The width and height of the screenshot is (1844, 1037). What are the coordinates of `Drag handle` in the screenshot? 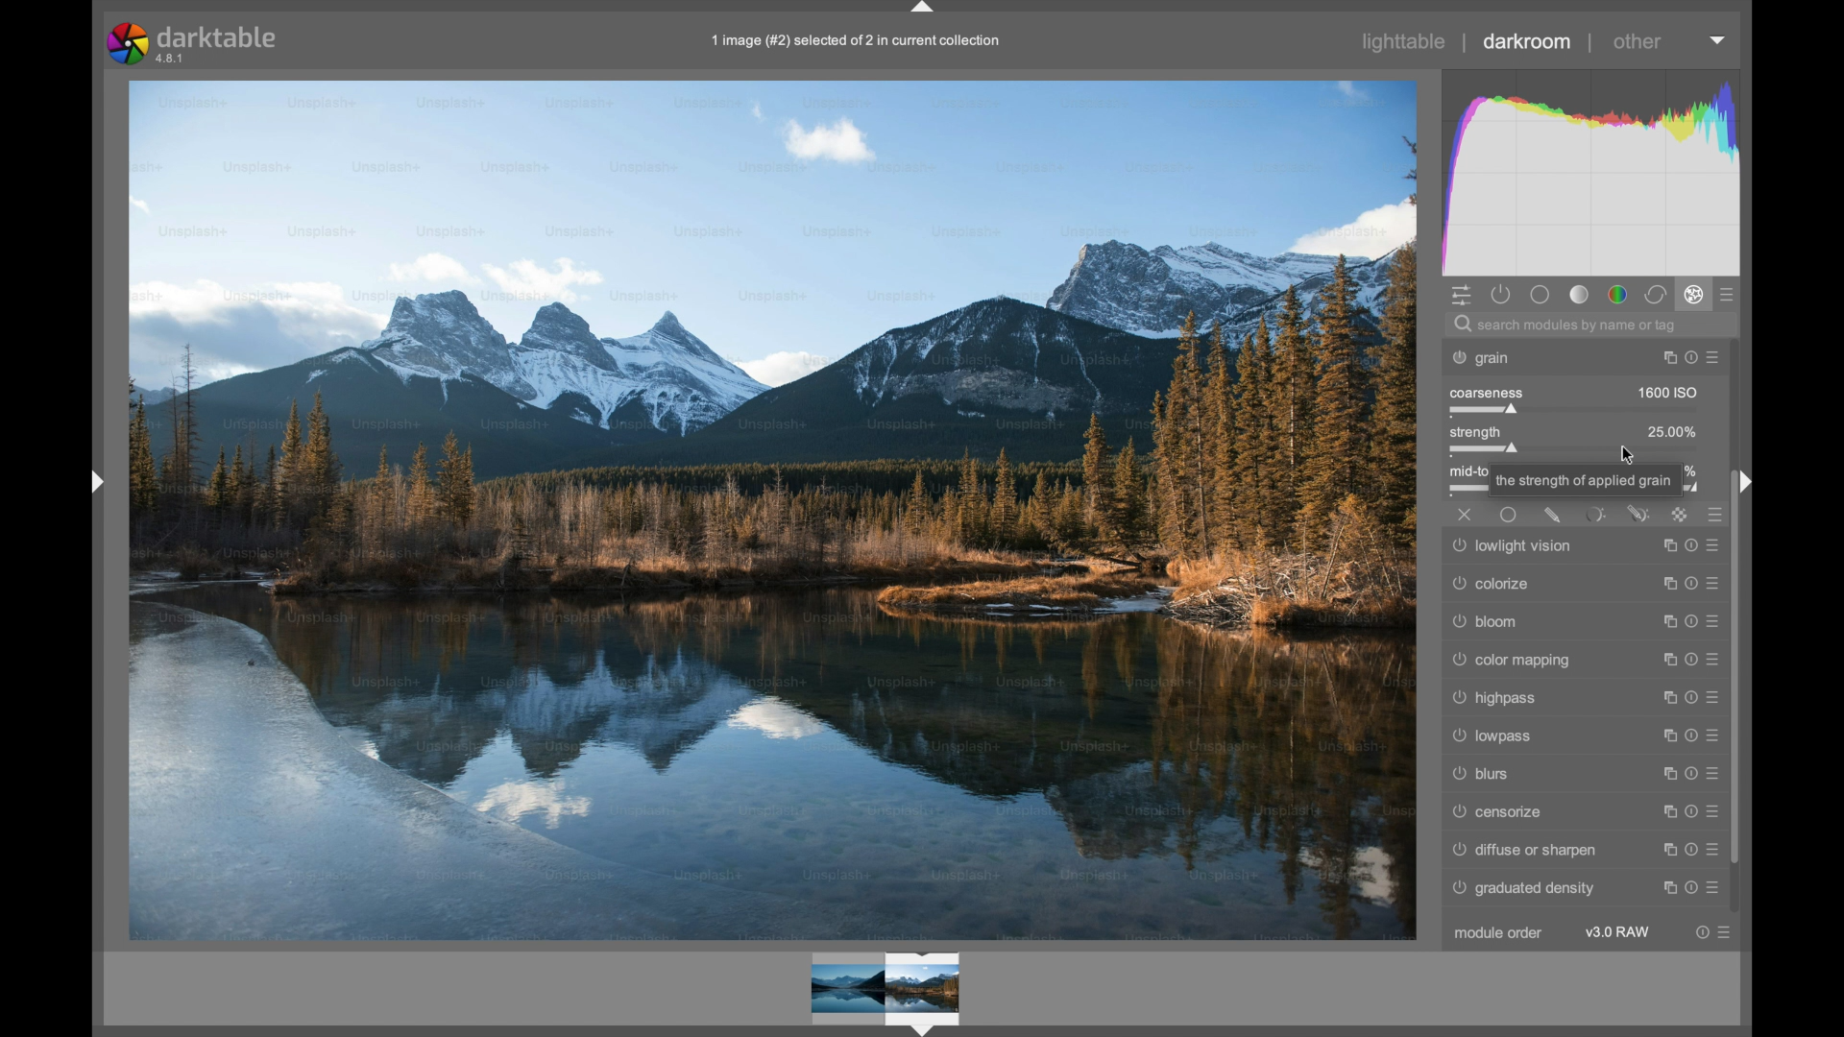 It's located at (94, 480).